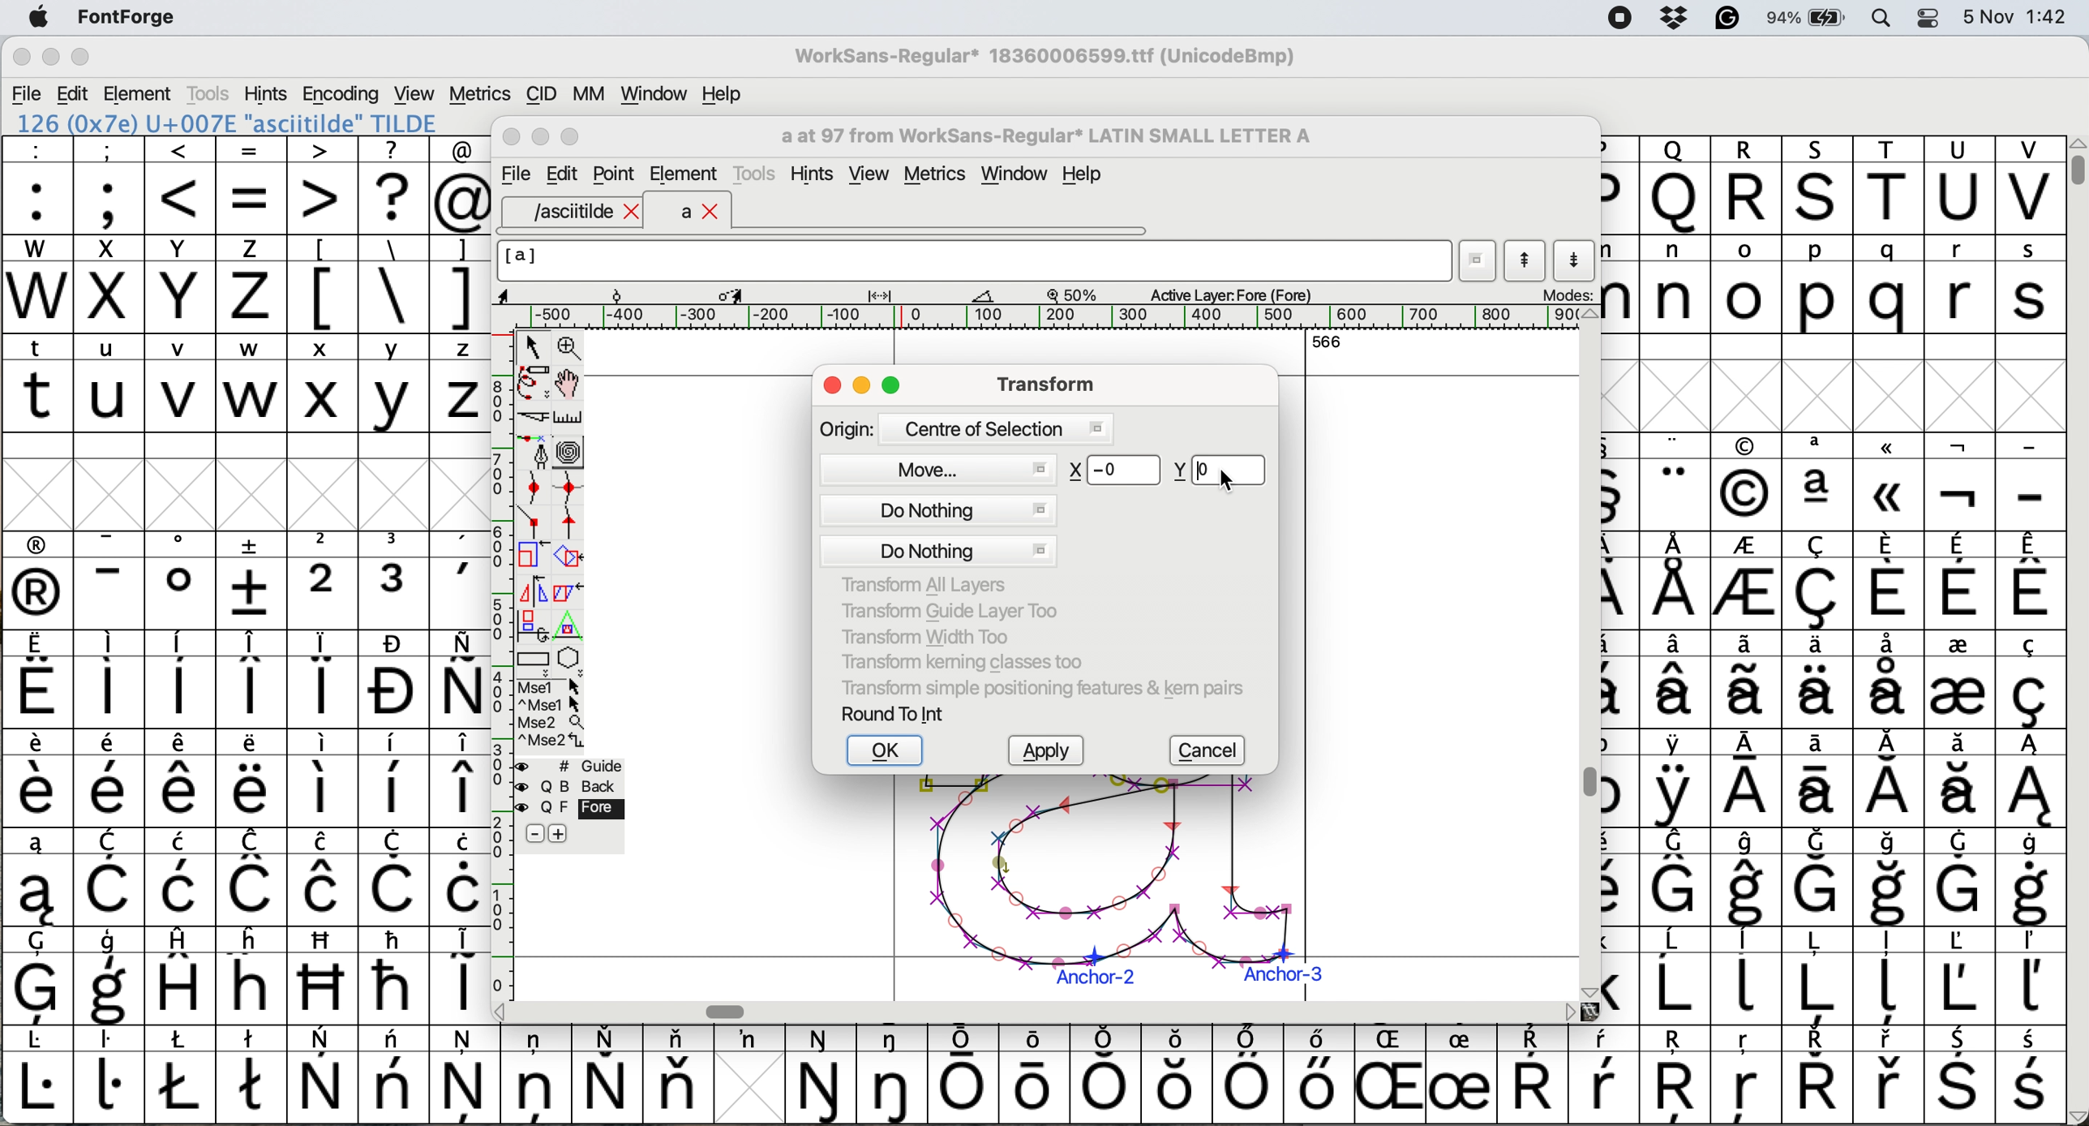  I want to click on measure distance, so click(570, 418).